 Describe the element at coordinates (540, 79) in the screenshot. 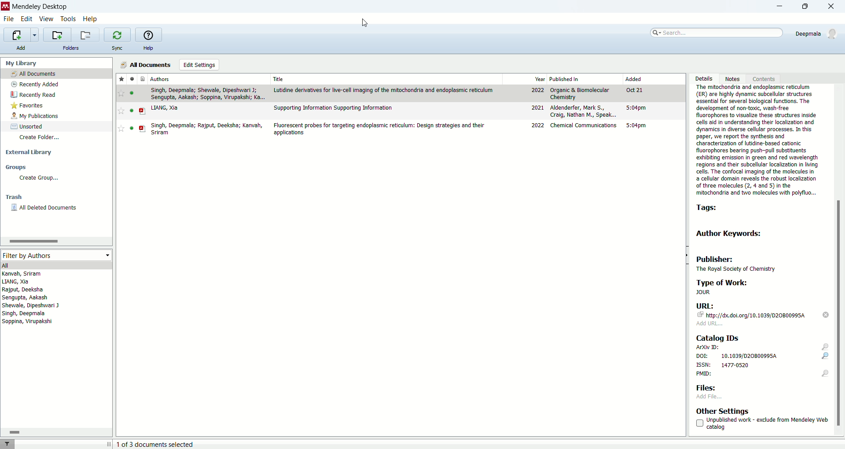

I see `year` at that location.